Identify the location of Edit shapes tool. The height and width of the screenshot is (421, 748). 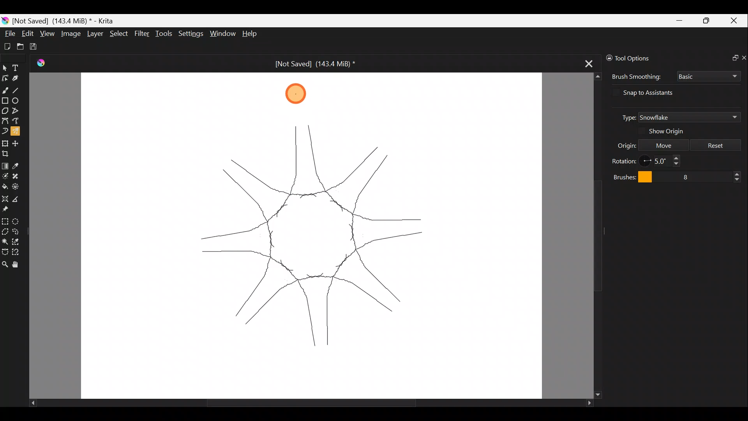
(5, 78).